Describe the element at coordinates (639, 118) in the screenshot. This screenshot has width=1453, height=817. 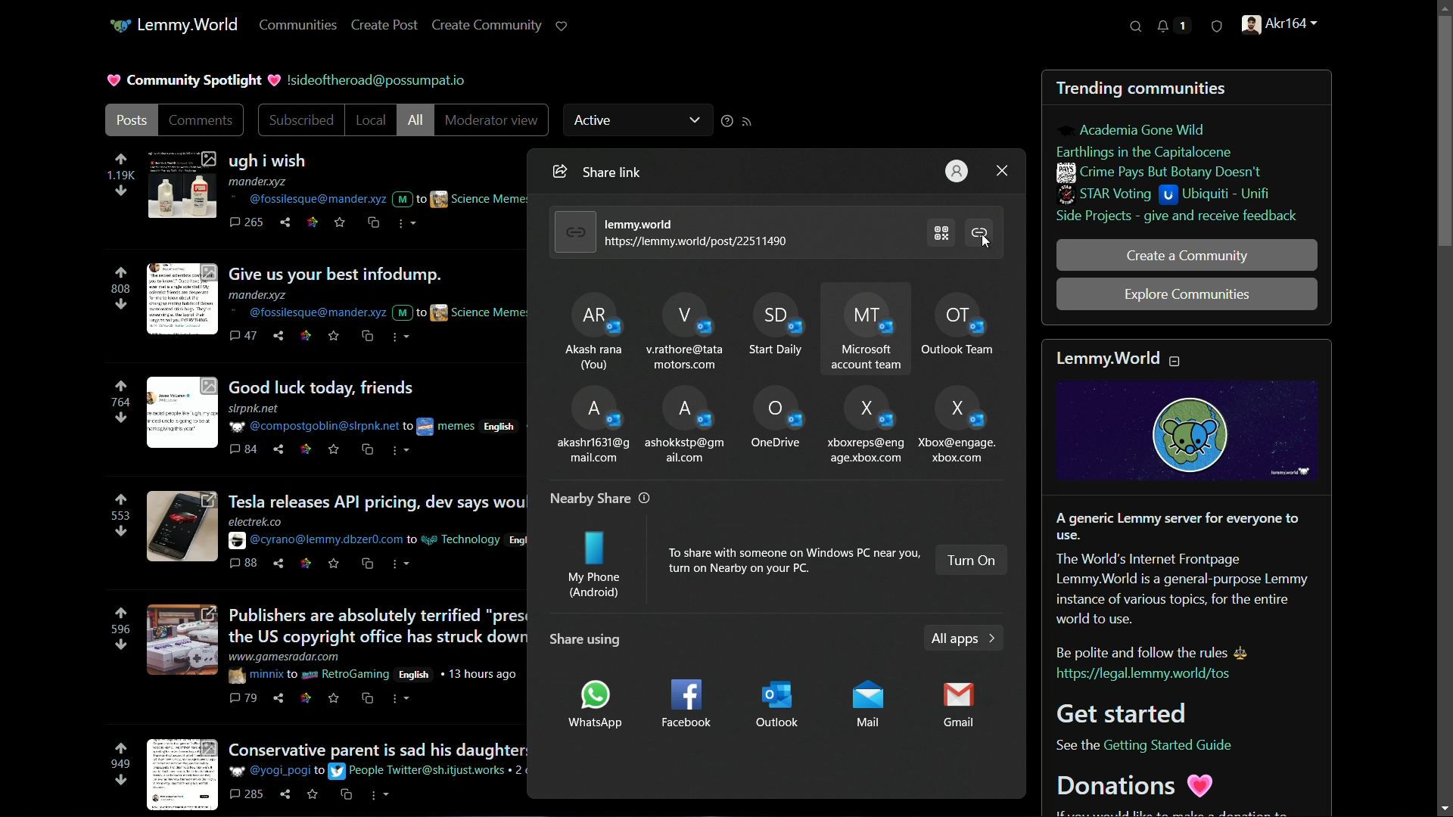
I see `active` at that location.